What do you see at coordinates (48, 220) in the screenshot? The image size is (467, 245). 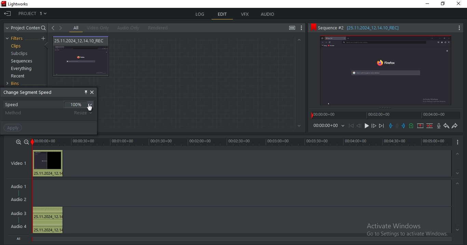 I see `audio` at bounding box center [48, 220].